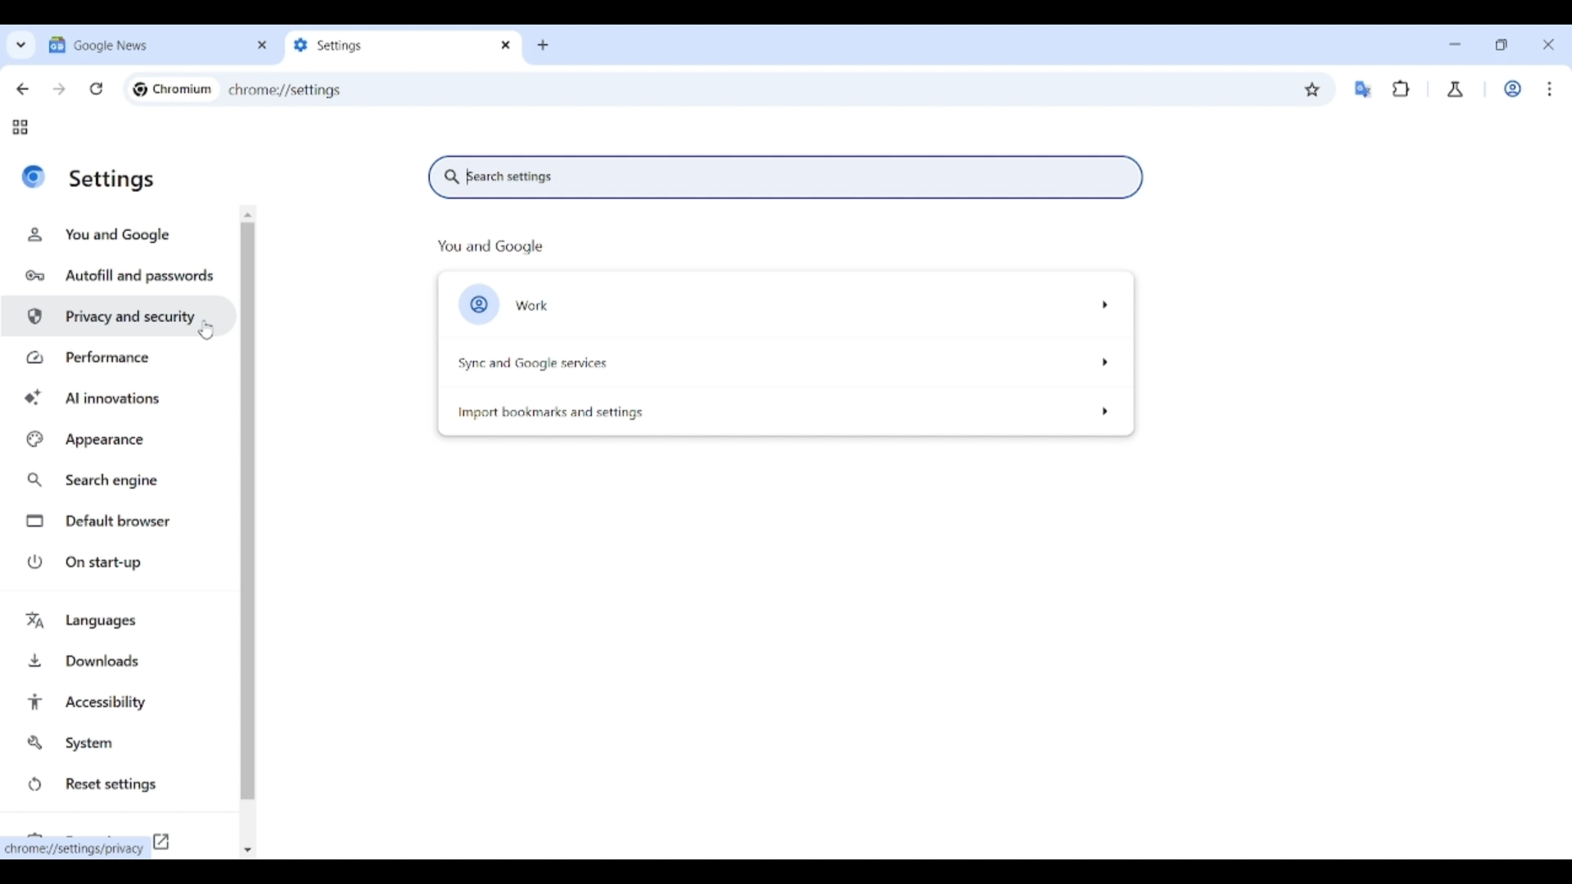 The image size is (1572, 884). Describe the element at coordinates (390, 45) in the screenshot. I see `Tab 2 changed` at that location.